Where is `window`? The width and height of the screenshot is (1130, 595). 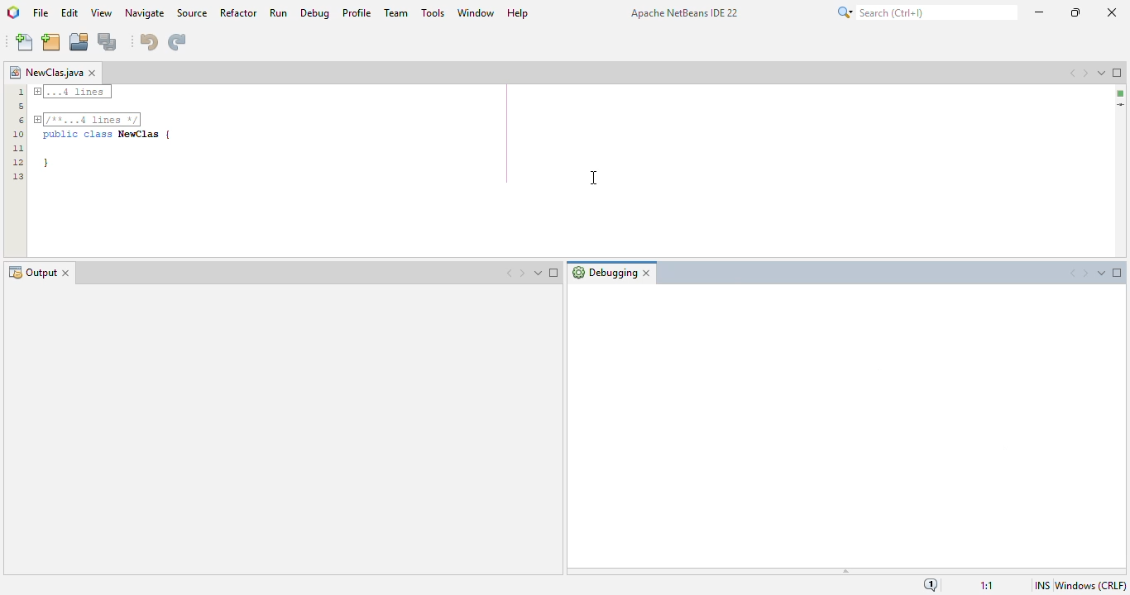 window is located at coordinates (476, 12).